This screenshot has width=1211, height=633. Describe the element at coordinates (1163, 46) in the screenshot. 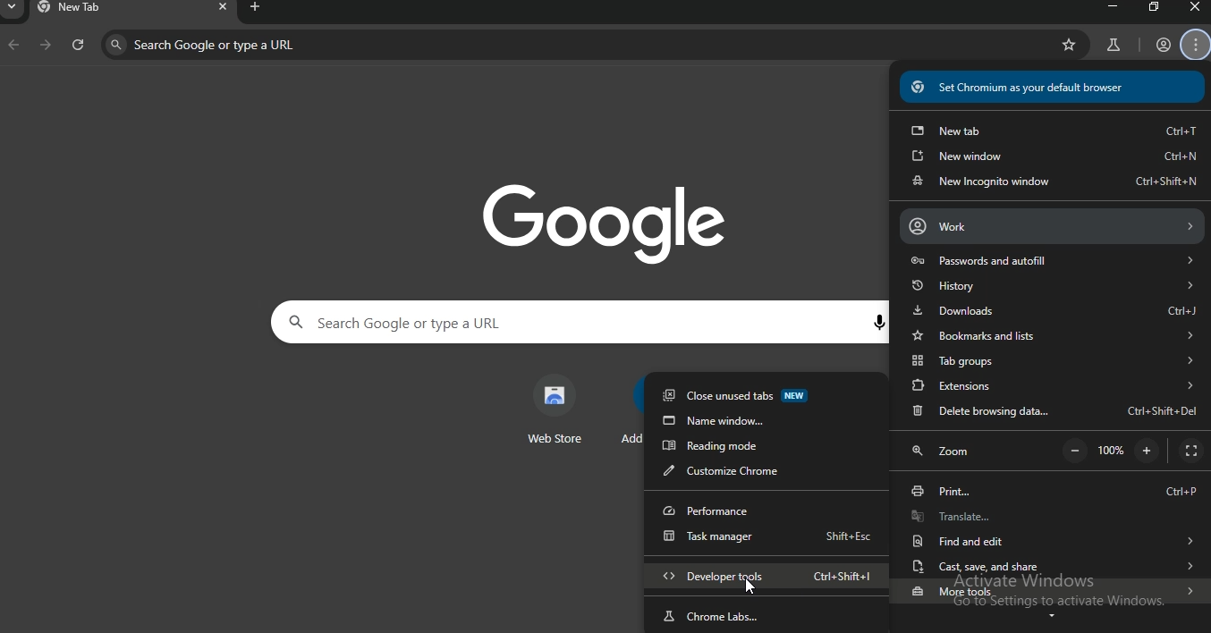

I see `account ` at that location.